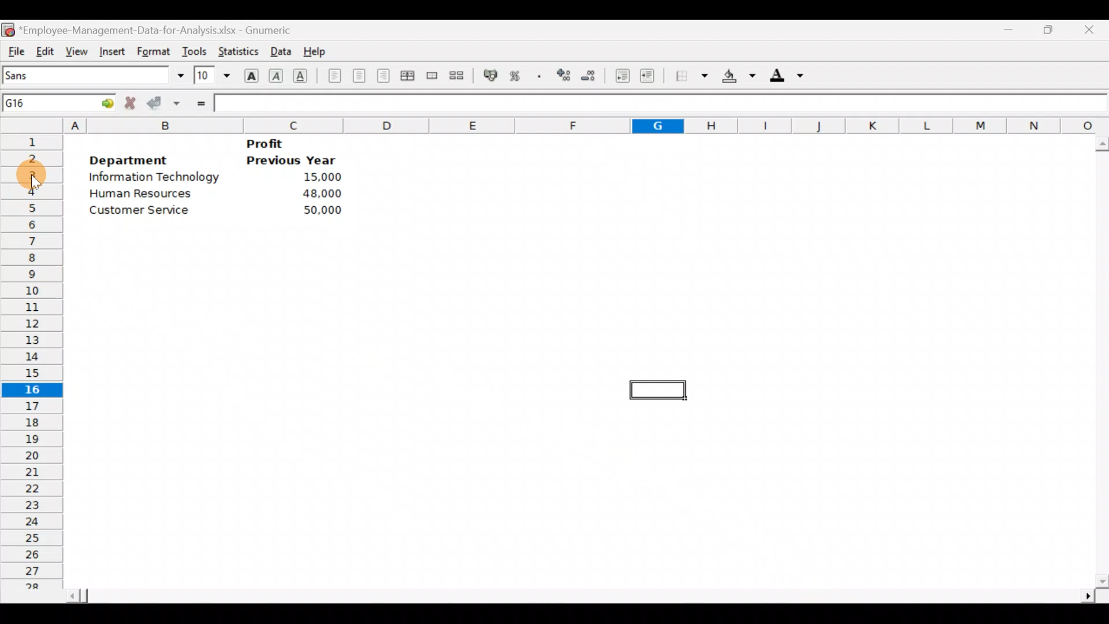 The image size is (1109, 624). Describe the element at coordinates (60, 100) in the screenshot. I see `Cell name` at that location.